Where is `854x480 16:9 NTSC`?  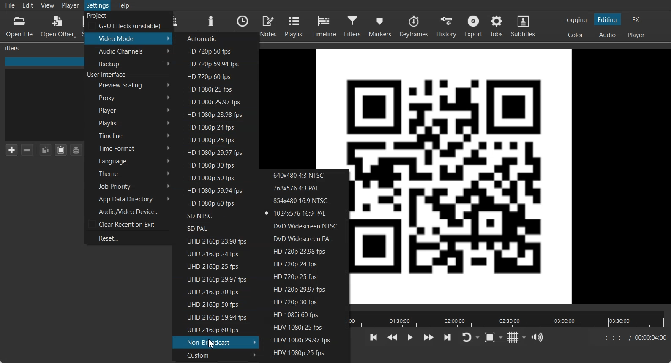 854x480 16:9 NTSC is located at coordinates (304, 200).